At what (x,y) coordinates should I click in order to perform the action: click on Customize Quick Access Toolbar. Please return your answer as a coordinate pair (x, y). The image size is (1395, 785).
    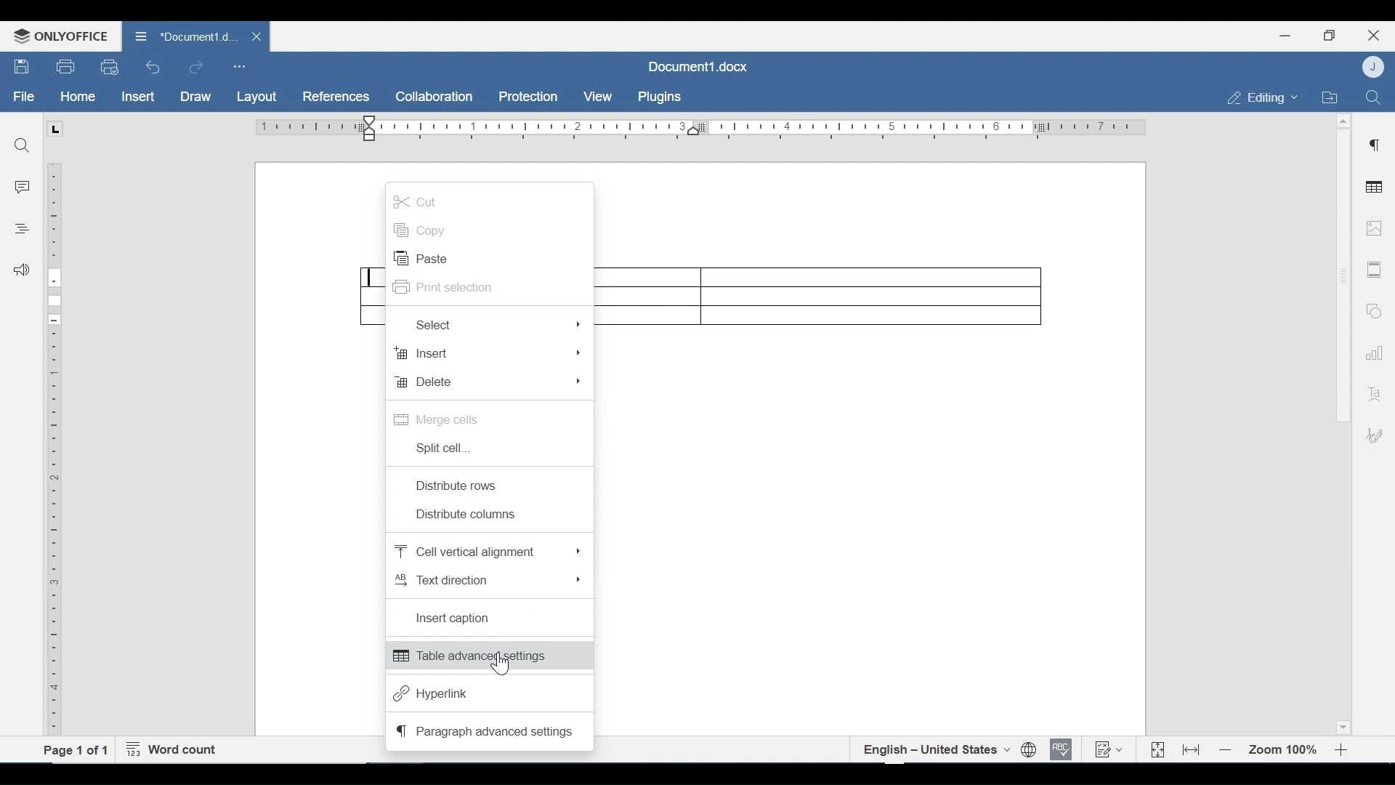
    Looking at the image, I should click on (239, 66).